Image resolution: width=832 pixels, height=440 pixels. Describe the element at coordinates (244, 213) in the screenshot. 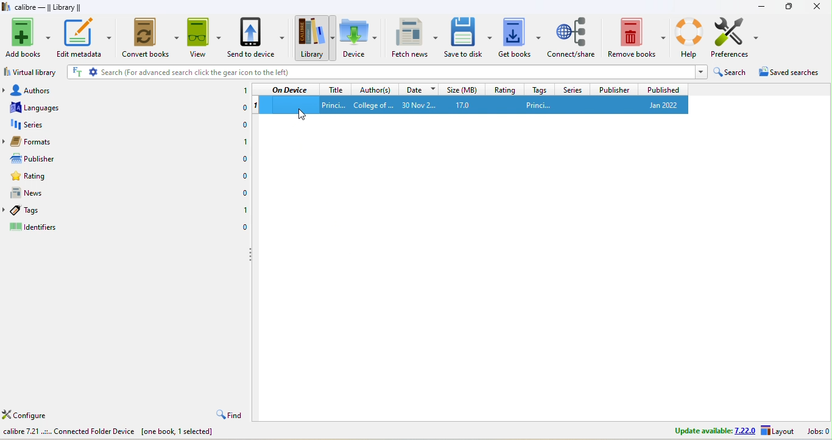

I see `1` at that location.